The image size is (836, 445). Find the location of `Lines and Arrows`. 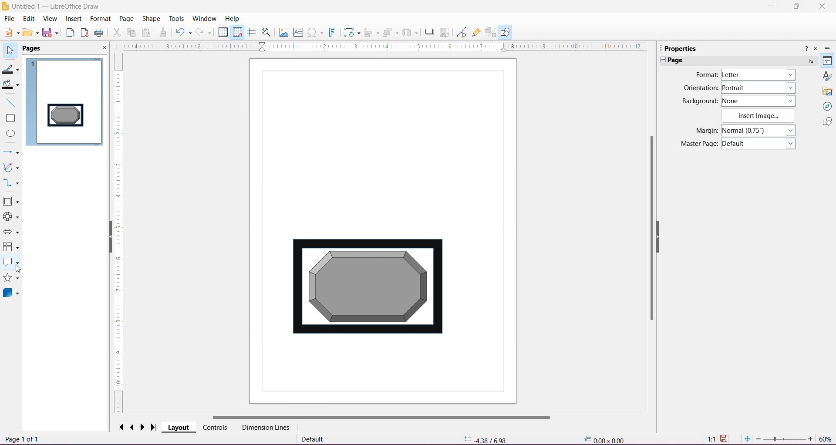

Lines and Arrows is located at coordinates (11, 152).